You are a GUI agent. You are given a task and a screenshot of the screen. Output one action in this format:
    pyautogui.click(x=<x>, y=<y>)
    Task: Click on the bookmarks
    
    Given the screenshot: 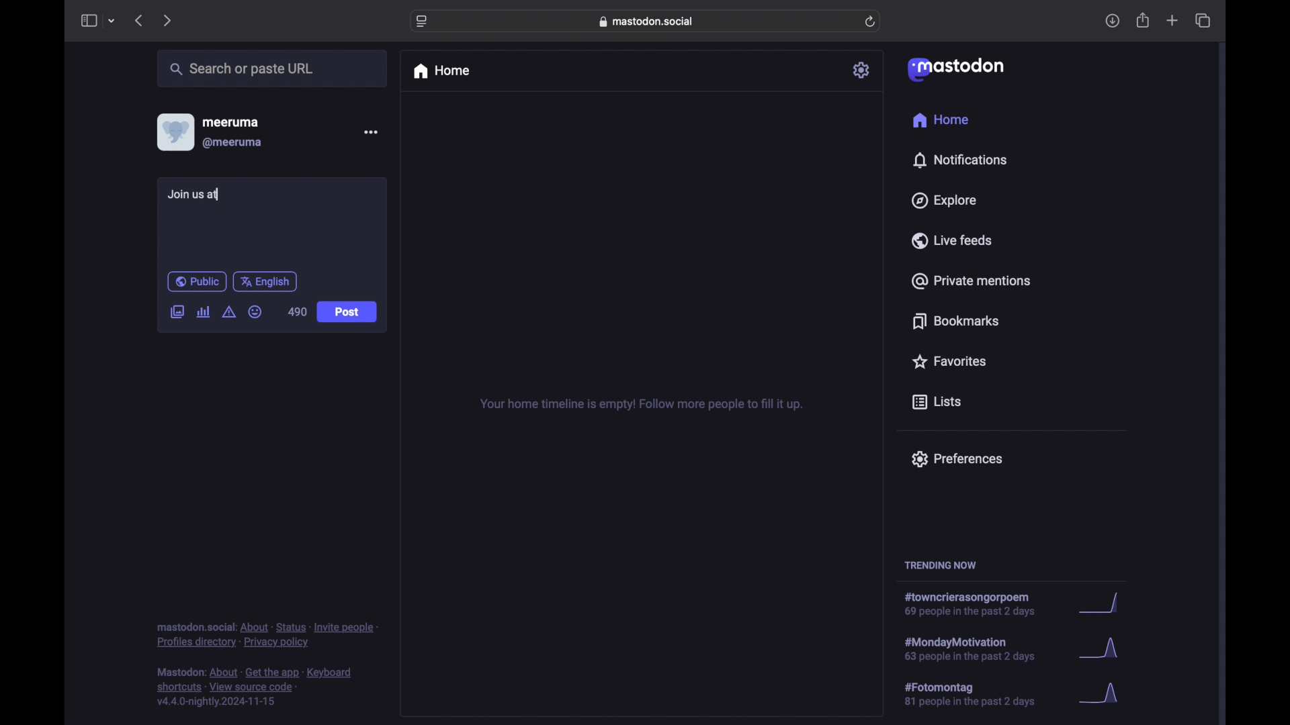 What is the action you would take?
    pyautogui.click(x=955, y=321)
    